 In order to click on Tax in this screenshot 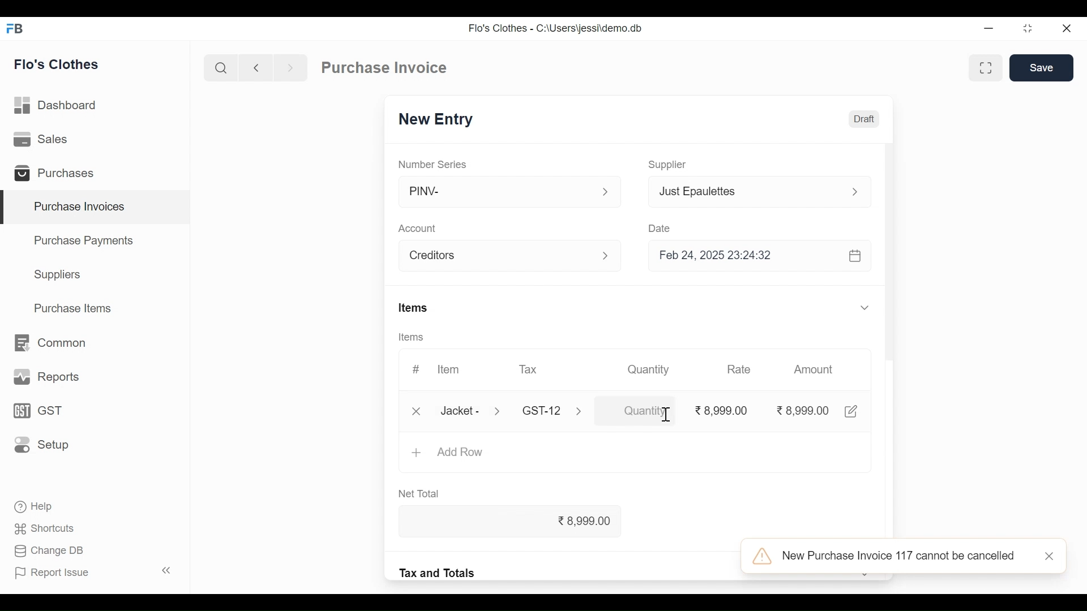, I will do `click(532, 370)`.